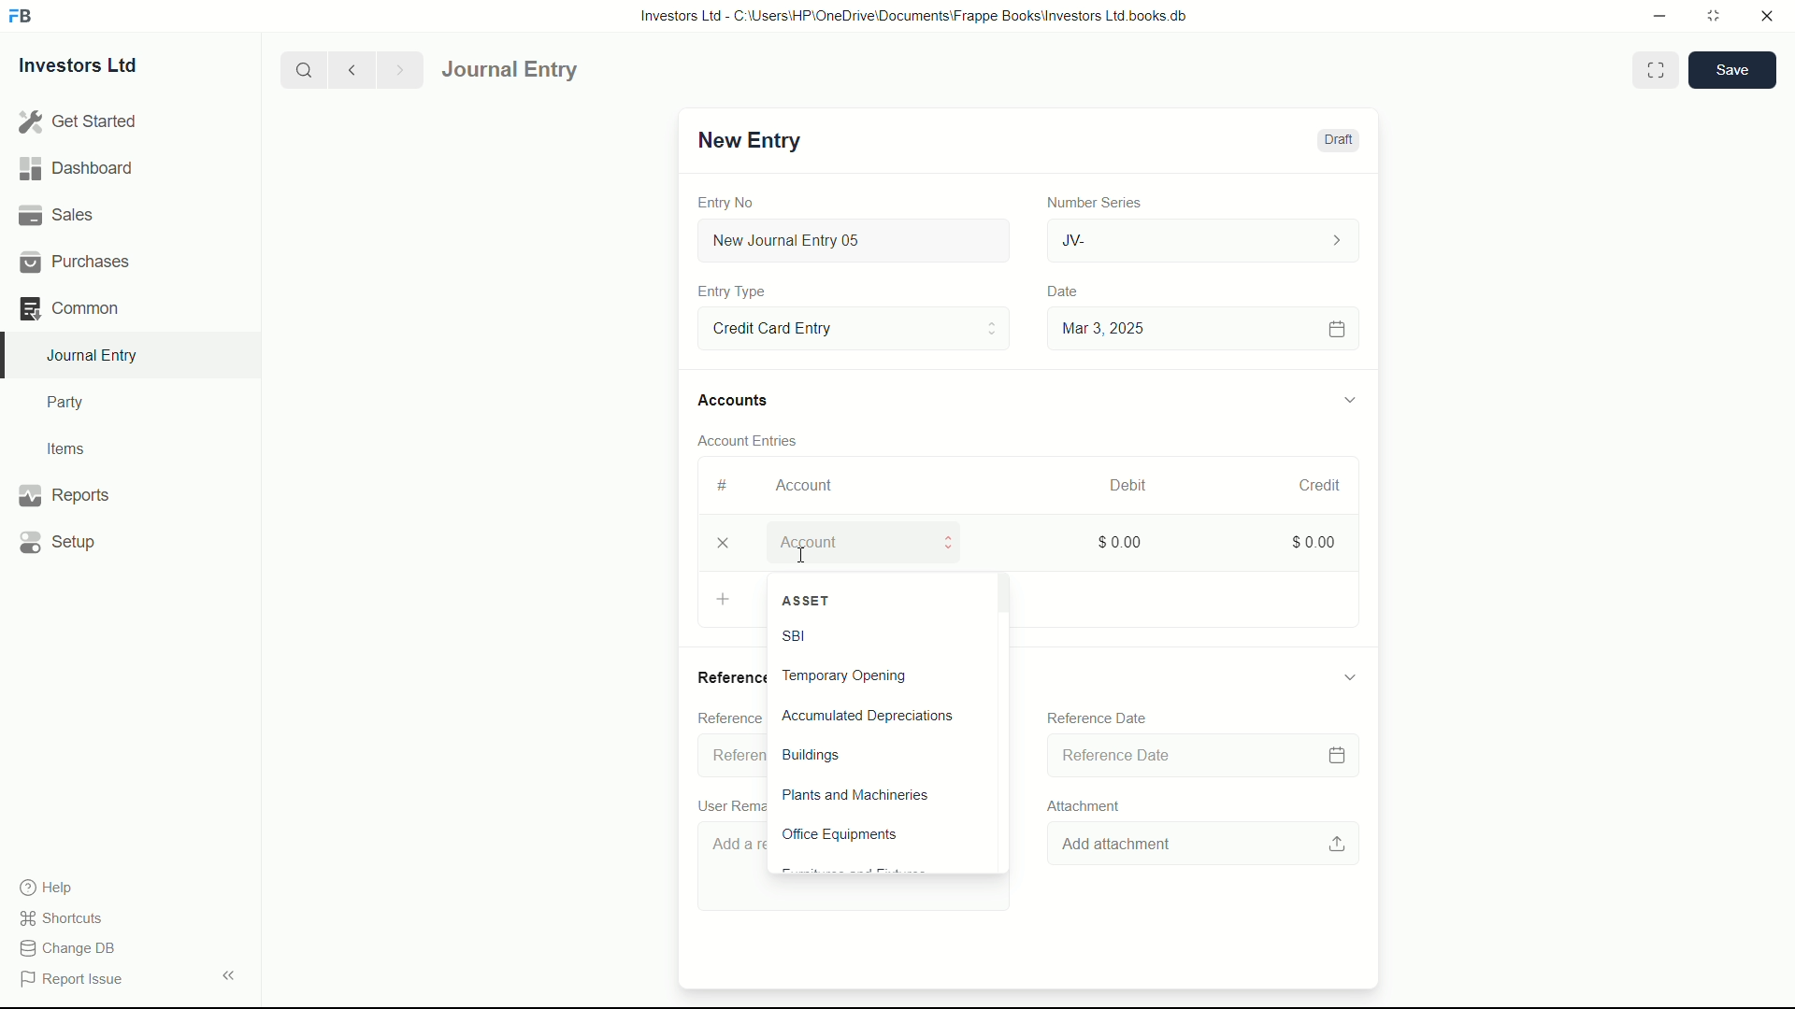 This screenshot has height=1009, width=1795. I want to click on Number Series, so click(1086, 201).